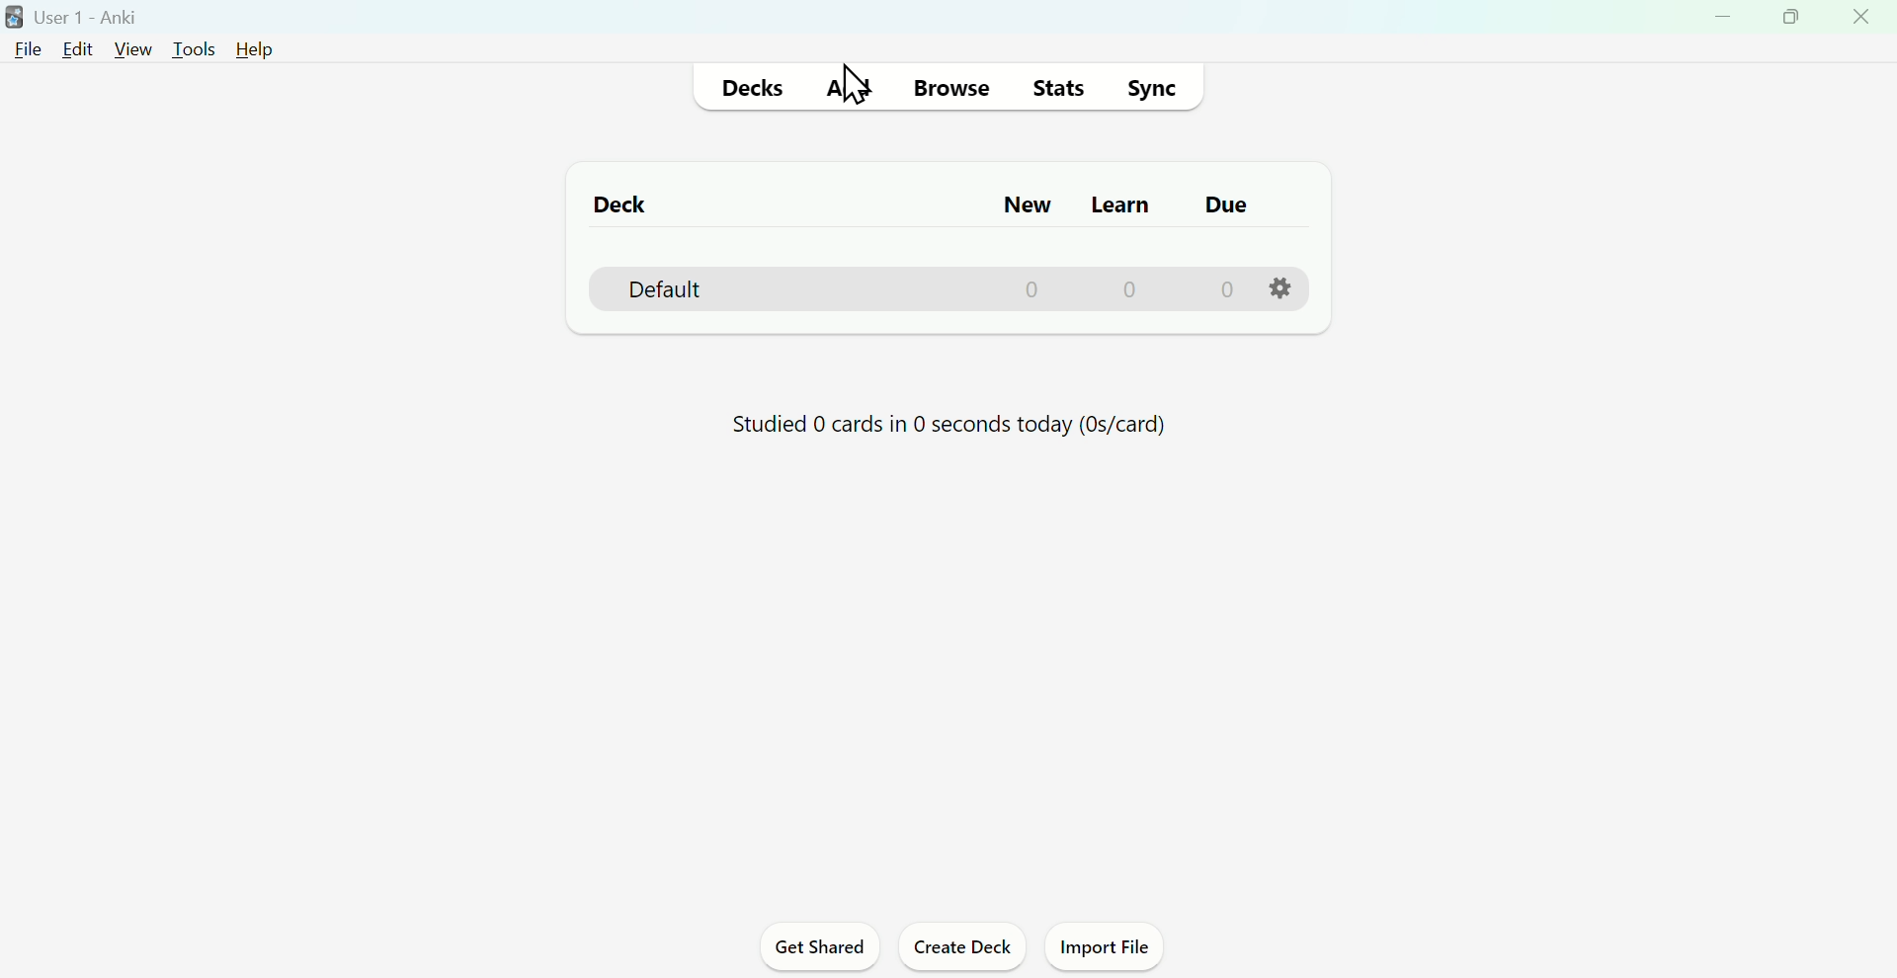 Image resolution: width=1897 pixels, height=978 pixels. What do you see at coordinates (196, 48) in the screenshot?
I see `Tools` at bounding box center [196, 48].